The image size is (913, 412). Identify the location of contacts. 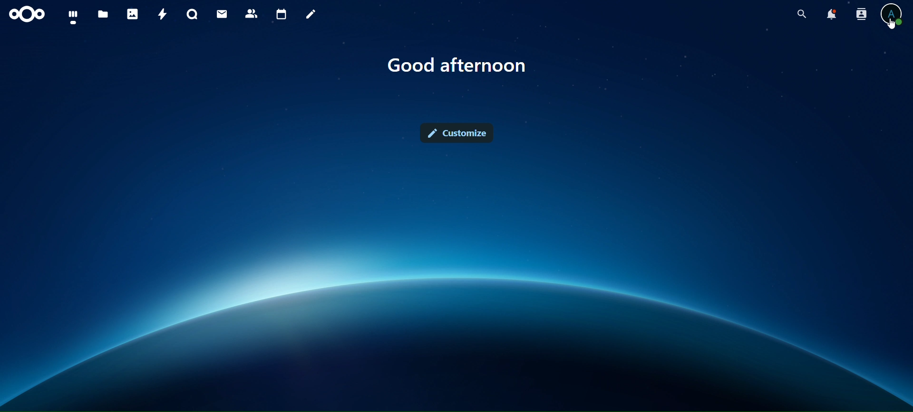
(251, 14).